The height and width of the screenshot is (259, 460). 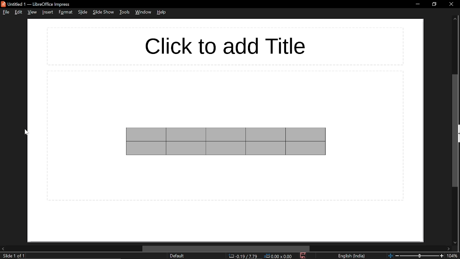 I want to click on file, so click(x=6, y=12).